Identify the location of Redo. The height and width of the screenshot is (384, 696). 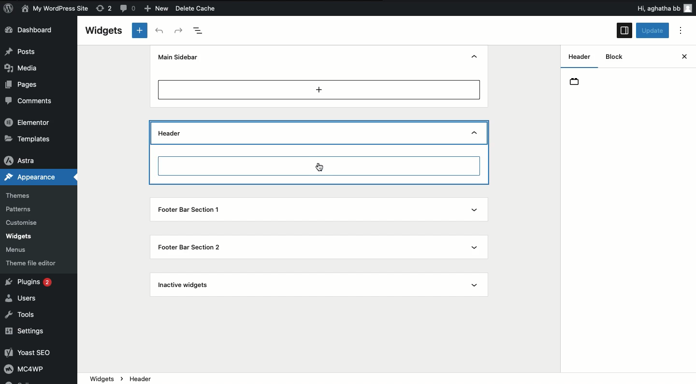
(179, 30).